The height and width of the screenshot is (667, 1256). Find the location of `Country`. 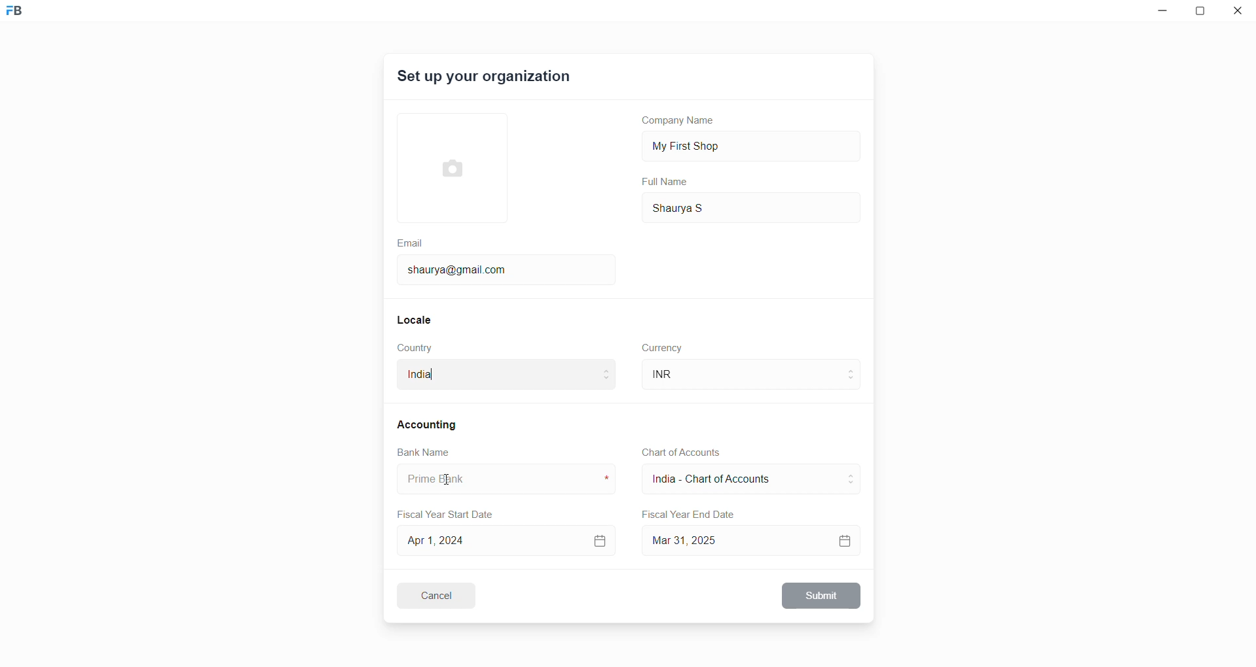

Country is located at coordinates (418, 348).